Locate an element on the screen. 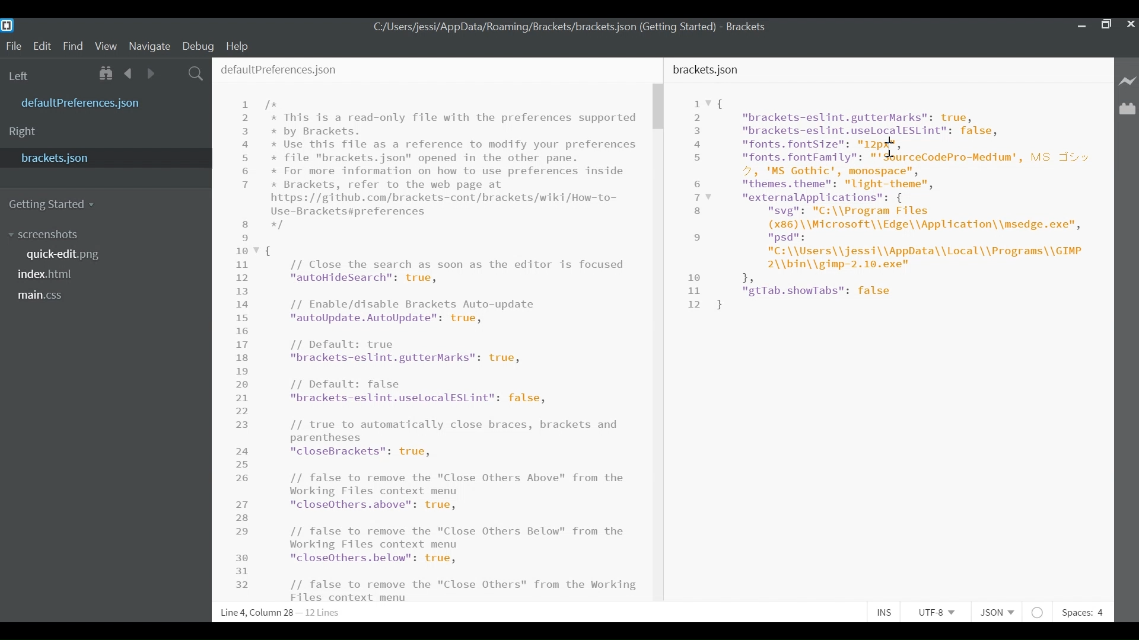  File type is located at coordinates (995, 613).